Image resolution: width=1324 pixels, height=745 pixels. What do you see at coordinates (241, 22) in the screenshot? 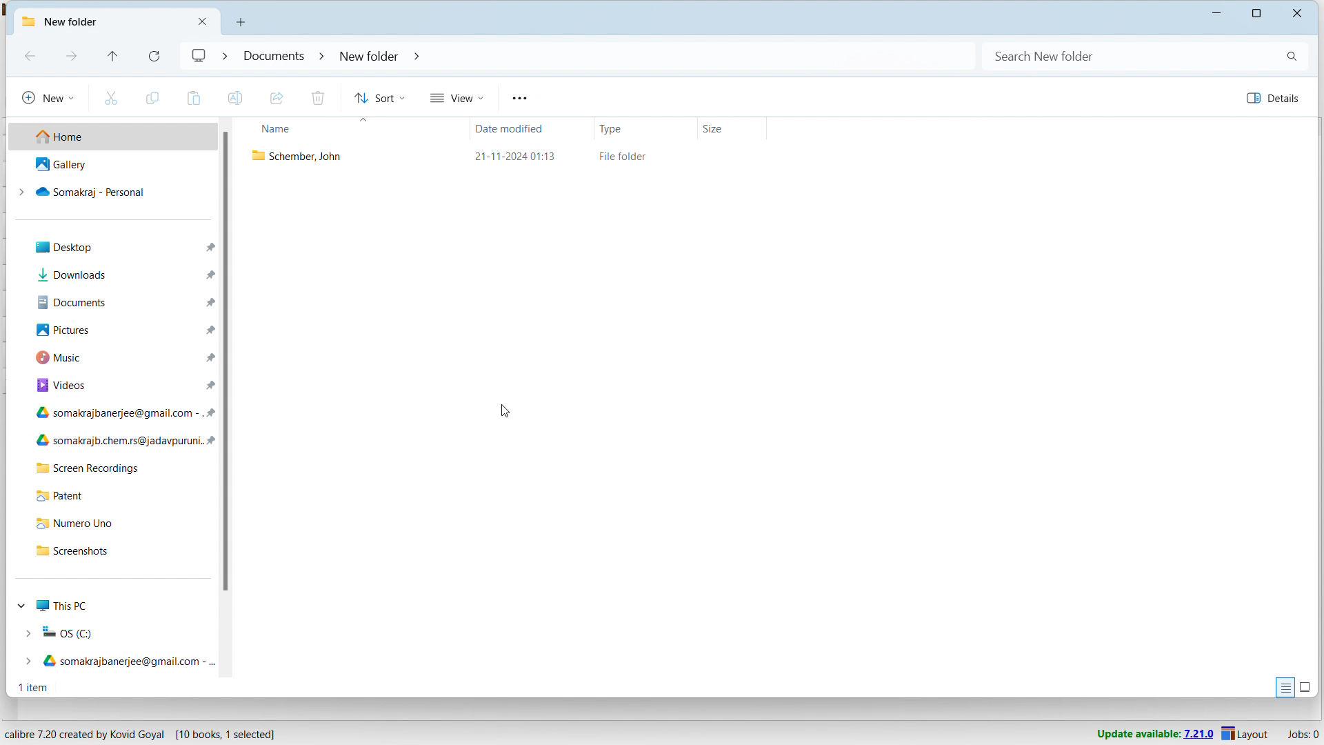
I see `open new window` at bounding box center [241, 22].